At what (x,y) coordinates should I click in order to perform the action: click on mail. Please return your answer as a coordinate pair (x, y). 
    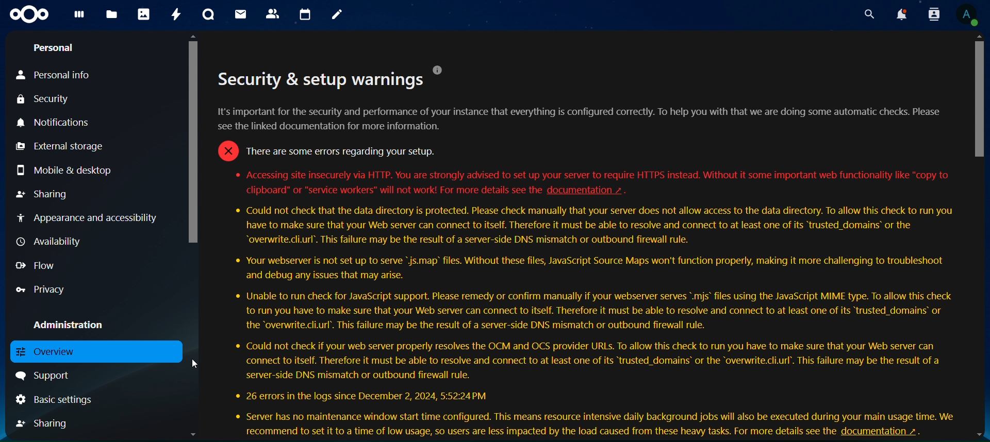
    Looking at the image, I should click on (241, 15).